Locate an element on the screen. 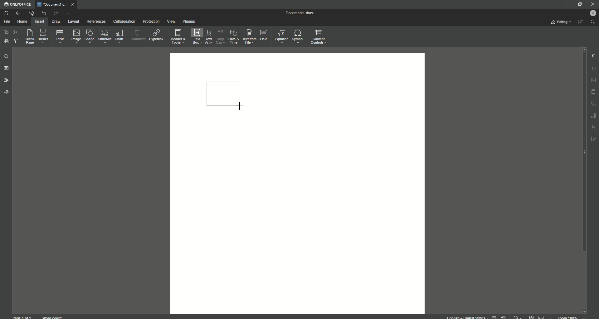 This screenshot has width=599, height=319. scroll down is located at coordinates (584, 310).